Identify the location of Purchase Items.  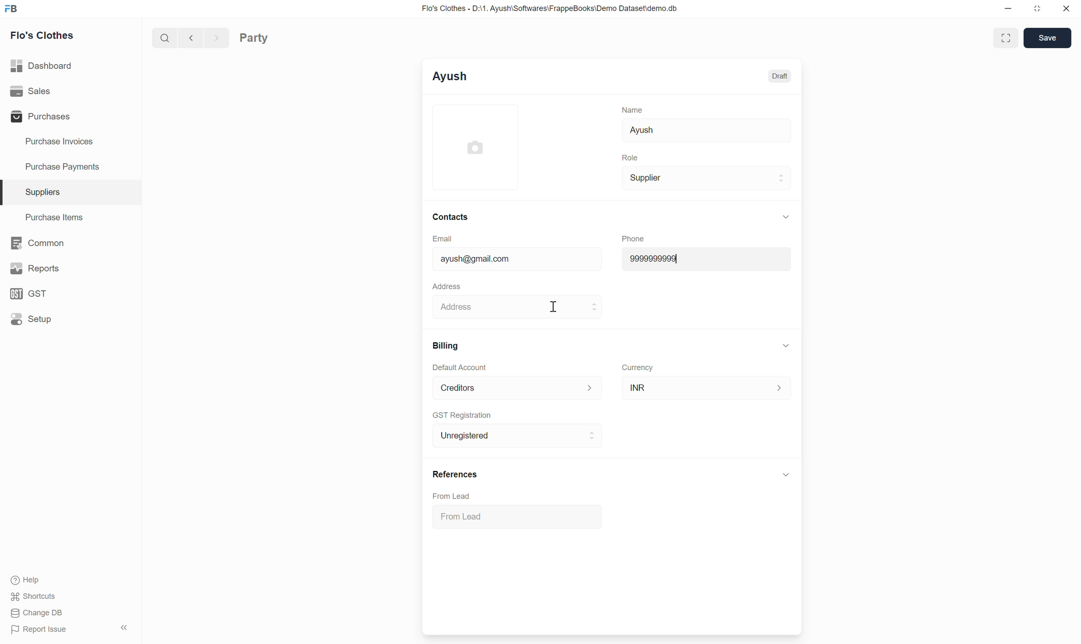
(71, 217).